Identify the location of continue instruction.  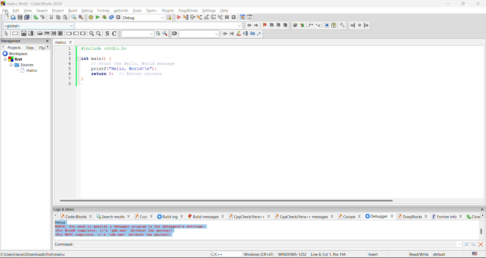
(76, 34).